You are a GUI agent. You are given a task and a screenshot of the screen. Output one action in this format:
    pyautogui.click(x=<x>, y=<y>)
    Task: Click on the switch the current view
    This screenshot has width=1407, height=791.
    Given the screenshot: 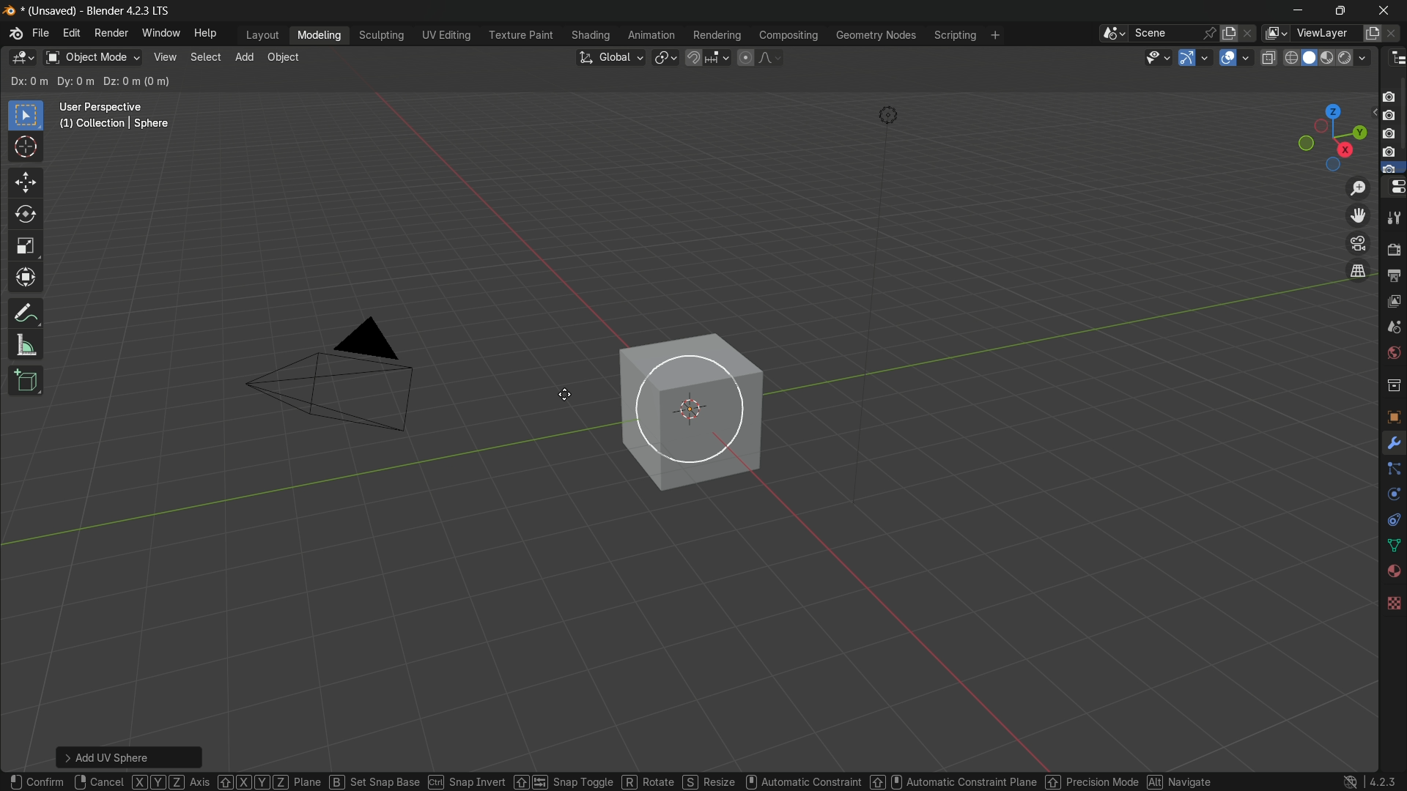 What is the action you would take?
    pyautogui.click(x=1357, y=270)
    